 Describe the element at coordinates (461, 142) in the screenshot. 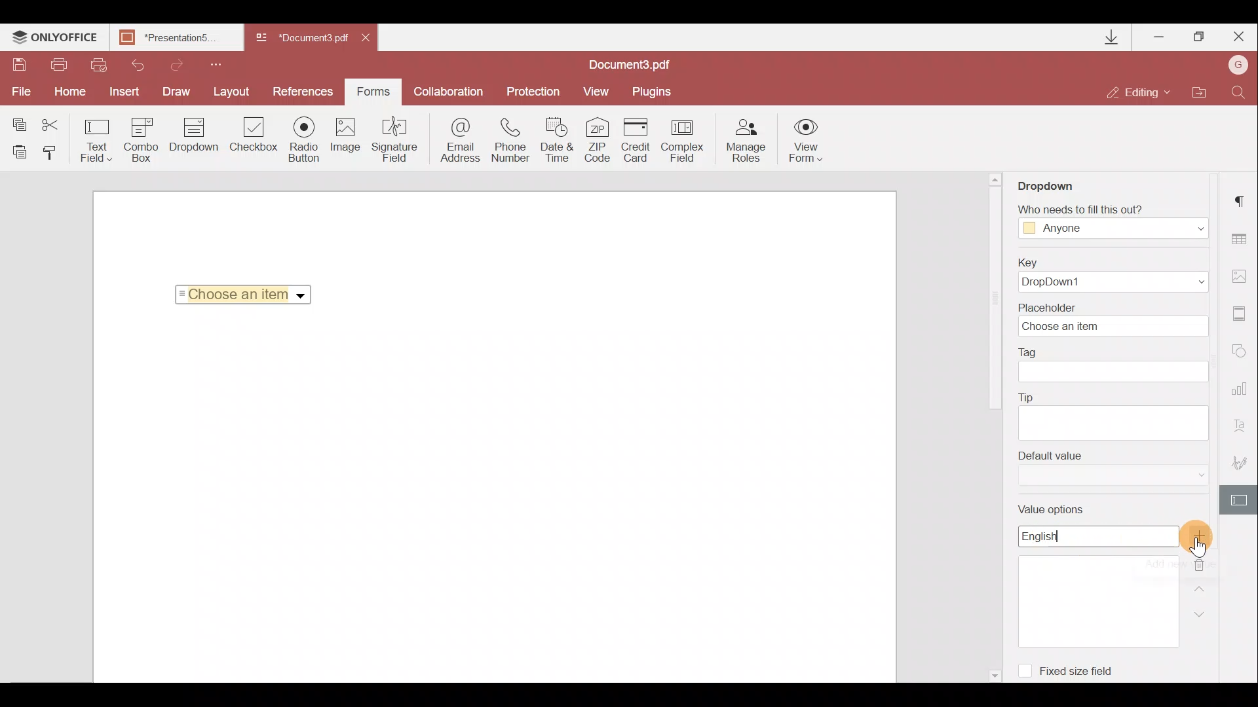

I see `Email address` at that location.